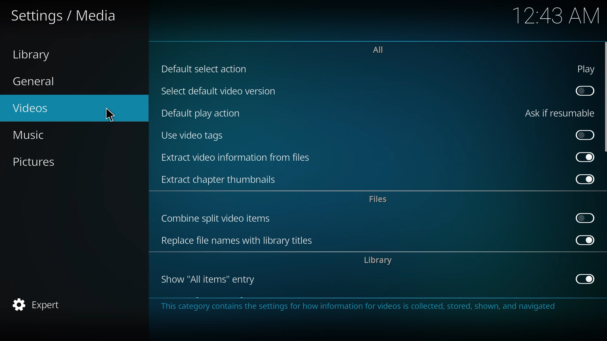  What do you see at coordinates (380, 199) in the screenshot?
I see `files` at bounding box center [380, 199].